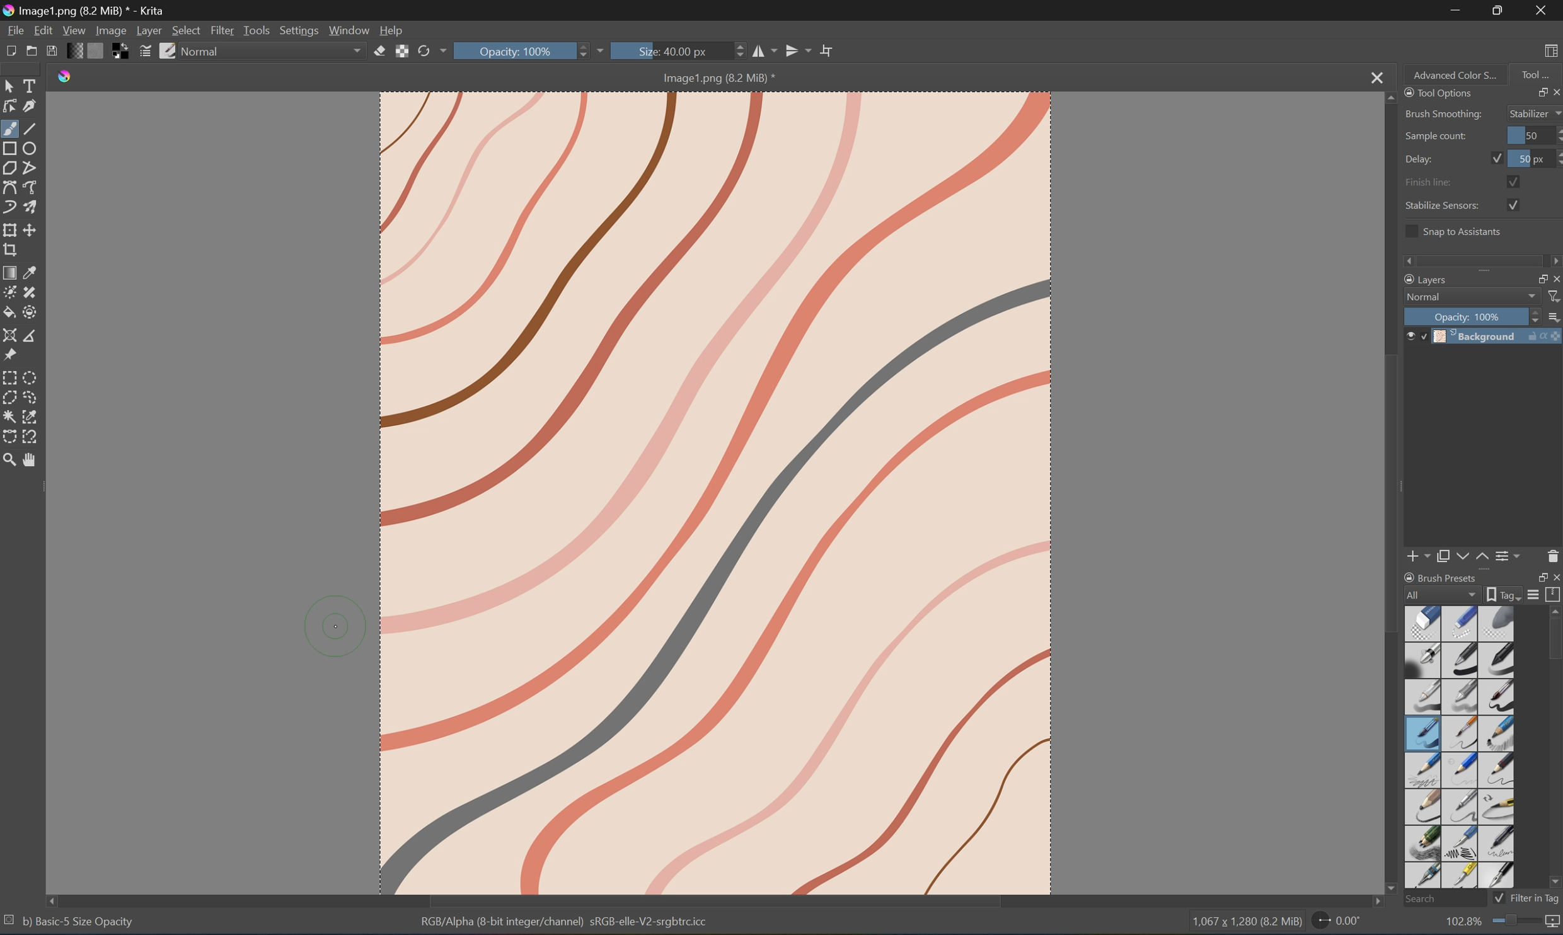 The width and height of the screenshot is (1563, 935). Describe the element at coordinates (1394, 494) in the screenshot. I see `Scroll Bar` at that location.